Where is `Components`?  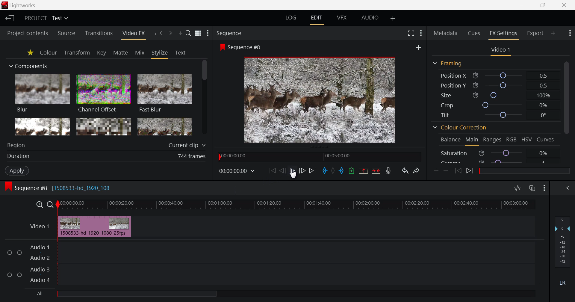
Components is located at coordinates (29, 67).